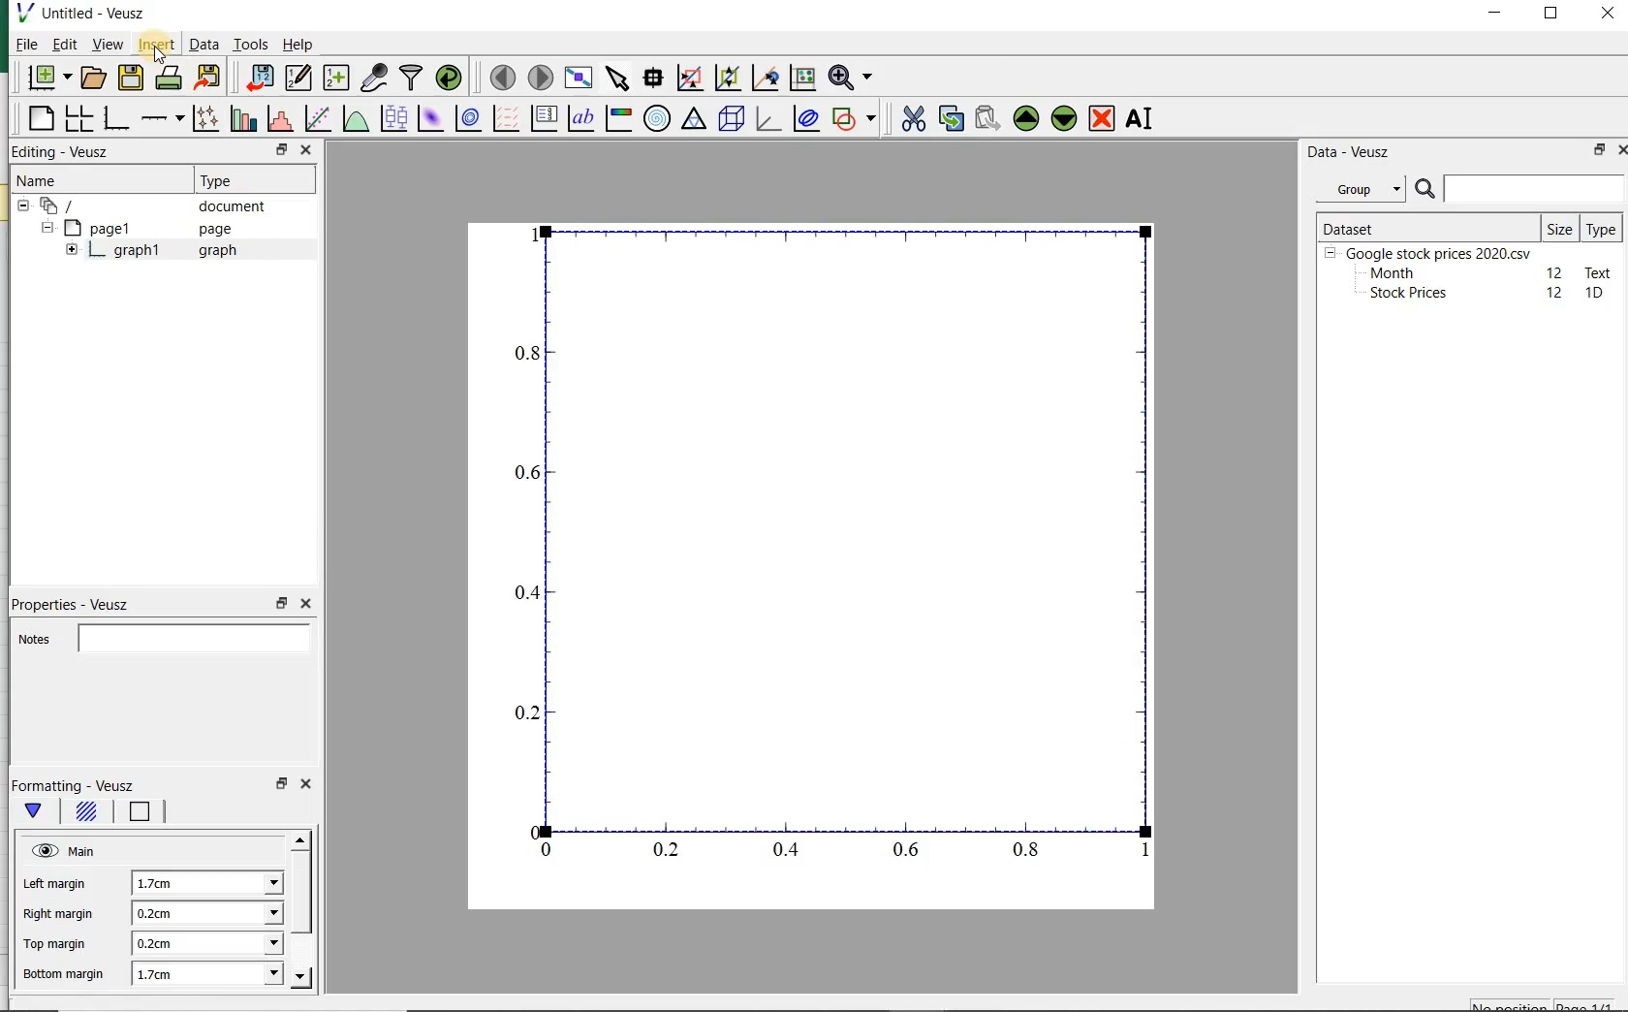 This screenshot has width=1628, height=1012. What do you see at coordinates (732, 120) in the screenshot?
I see `3d scene` at bounding box center [732, 120].